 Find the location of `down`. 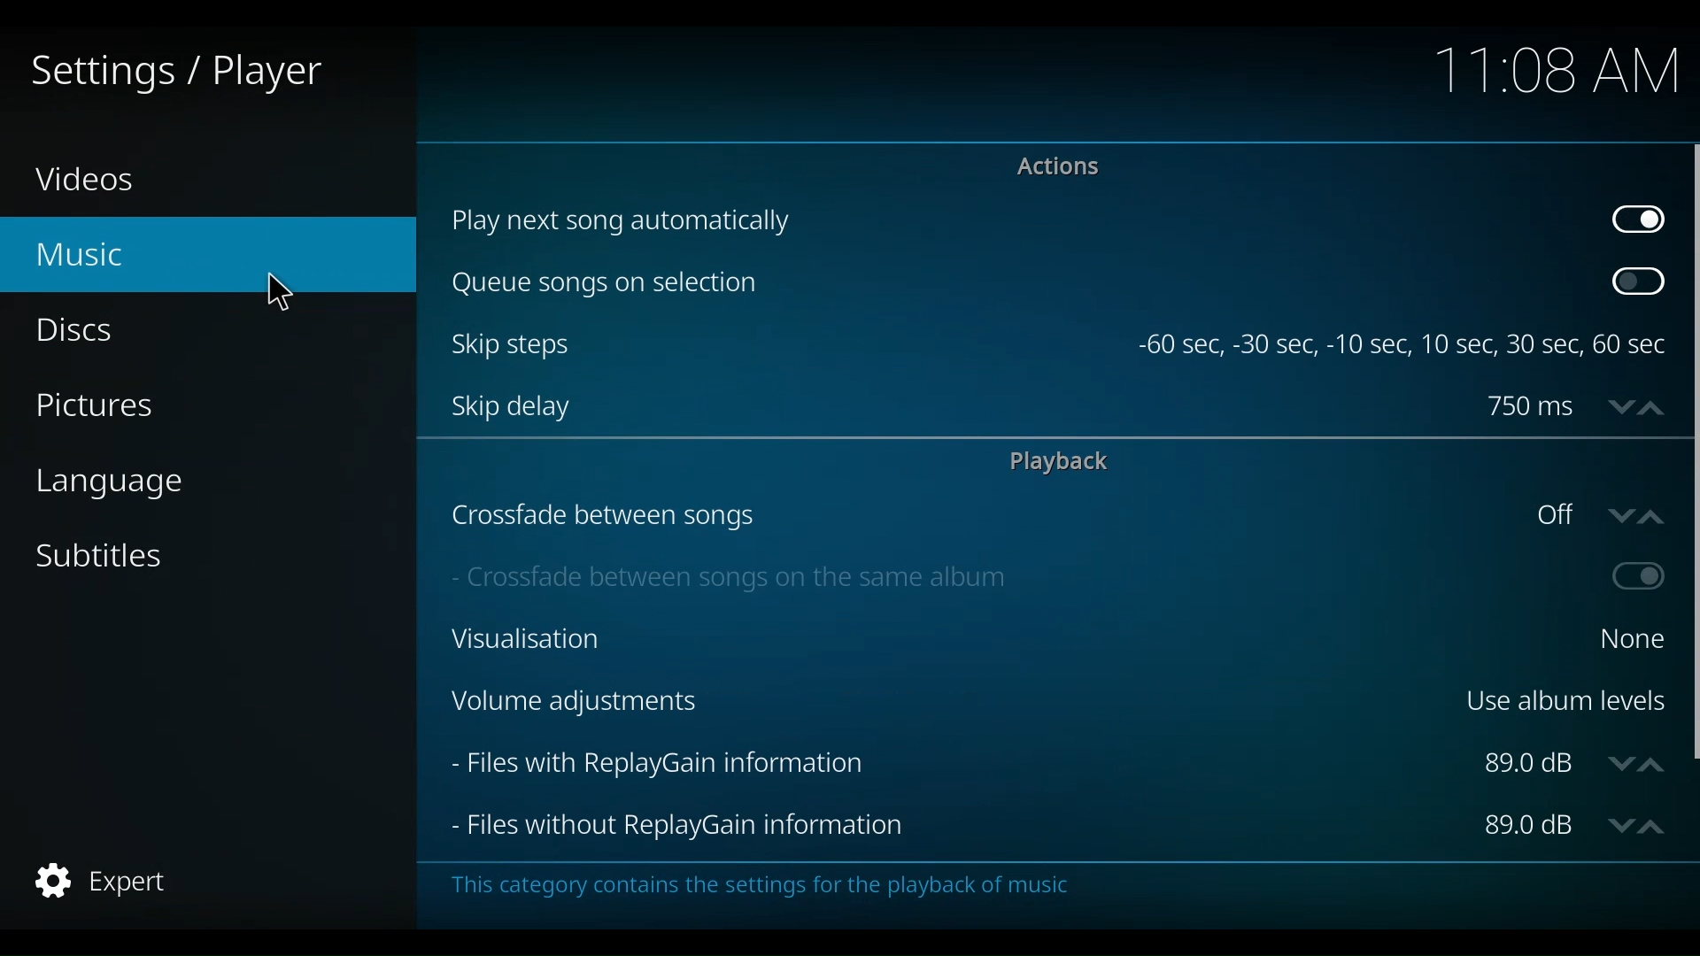

down is located at coordinates (1619, 763).